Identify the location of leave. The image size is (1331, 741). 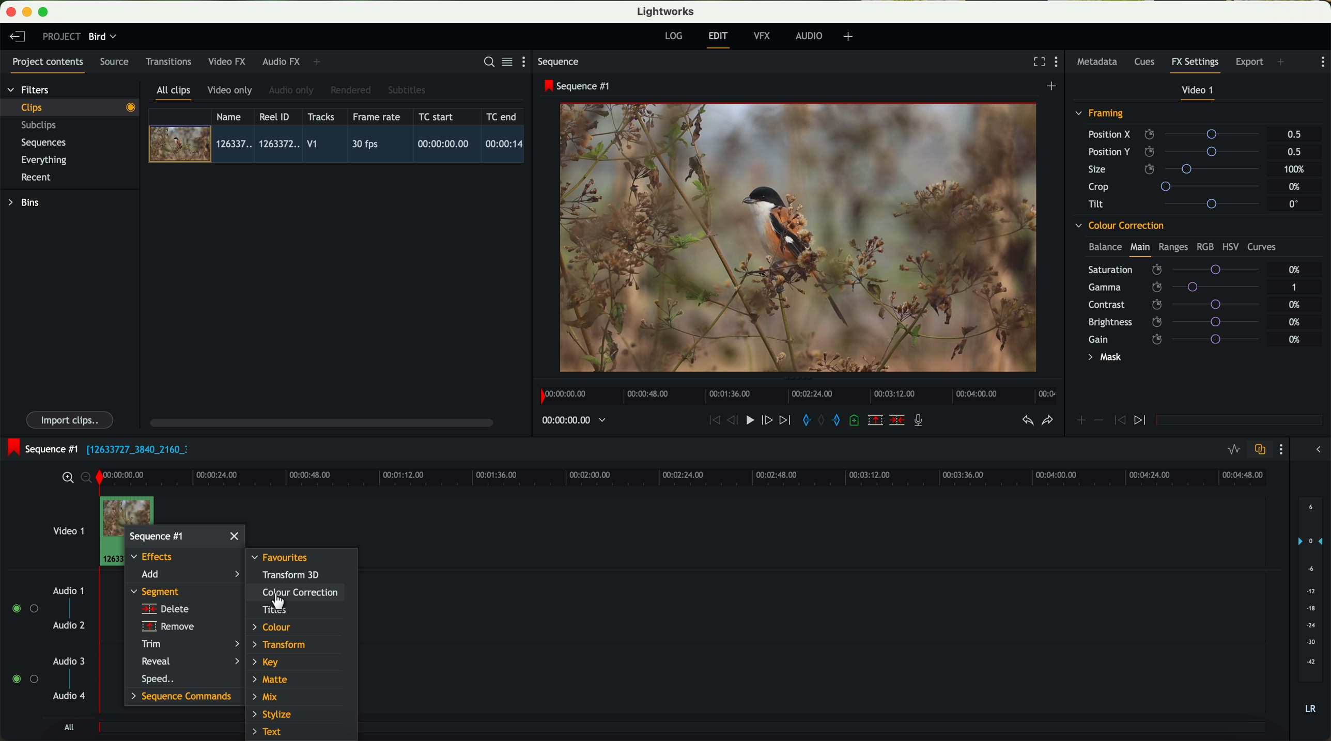
(17, 37).